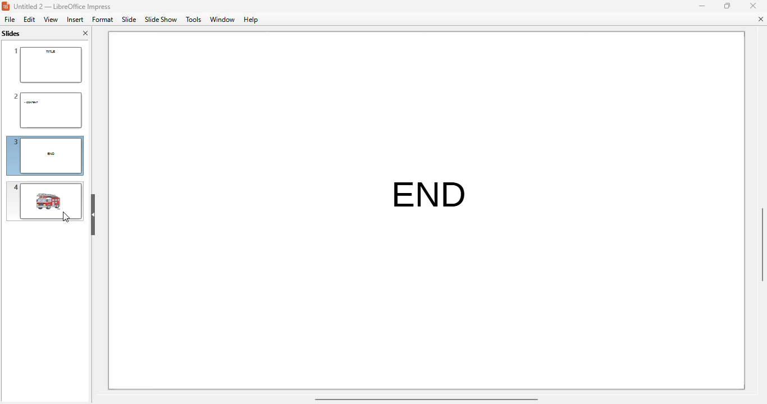 The image size is (767, 404). What do you see at coordinates (222, 20) in the screenshot?
I see `window` at bounding box center [222, 20].